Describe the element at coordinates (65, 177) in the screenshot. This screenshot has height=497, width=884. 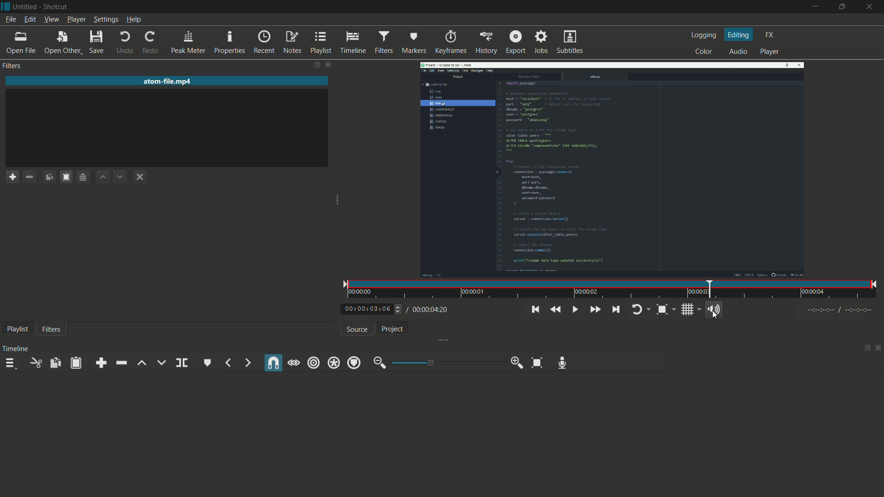
I see `paste filters` at that location.